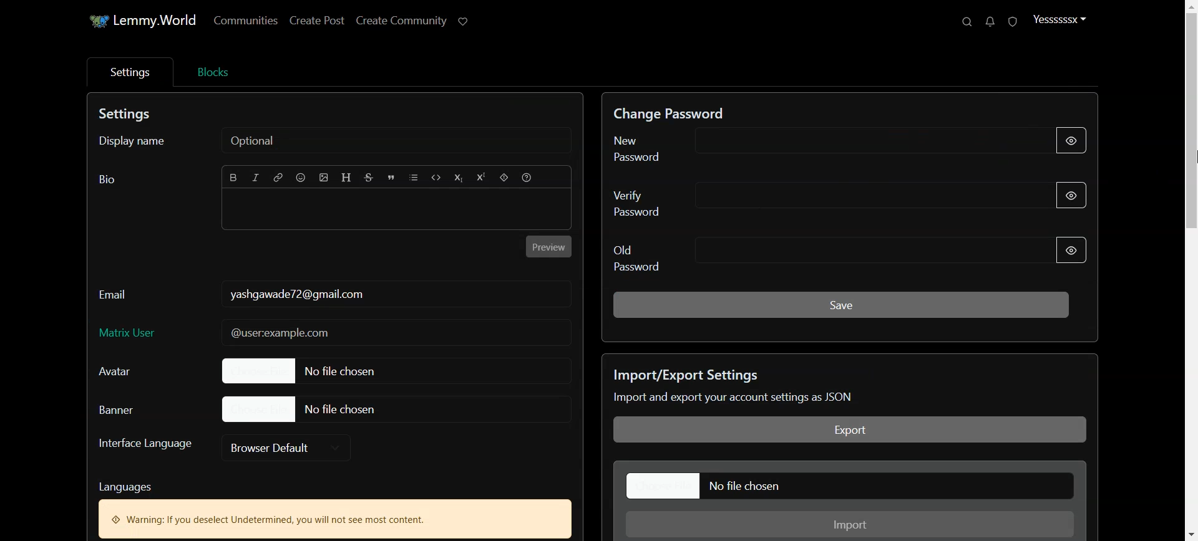 Image resolution: width=1198 pixels, height=541 pixels. I want to click on Avatar, so click(124, 370).